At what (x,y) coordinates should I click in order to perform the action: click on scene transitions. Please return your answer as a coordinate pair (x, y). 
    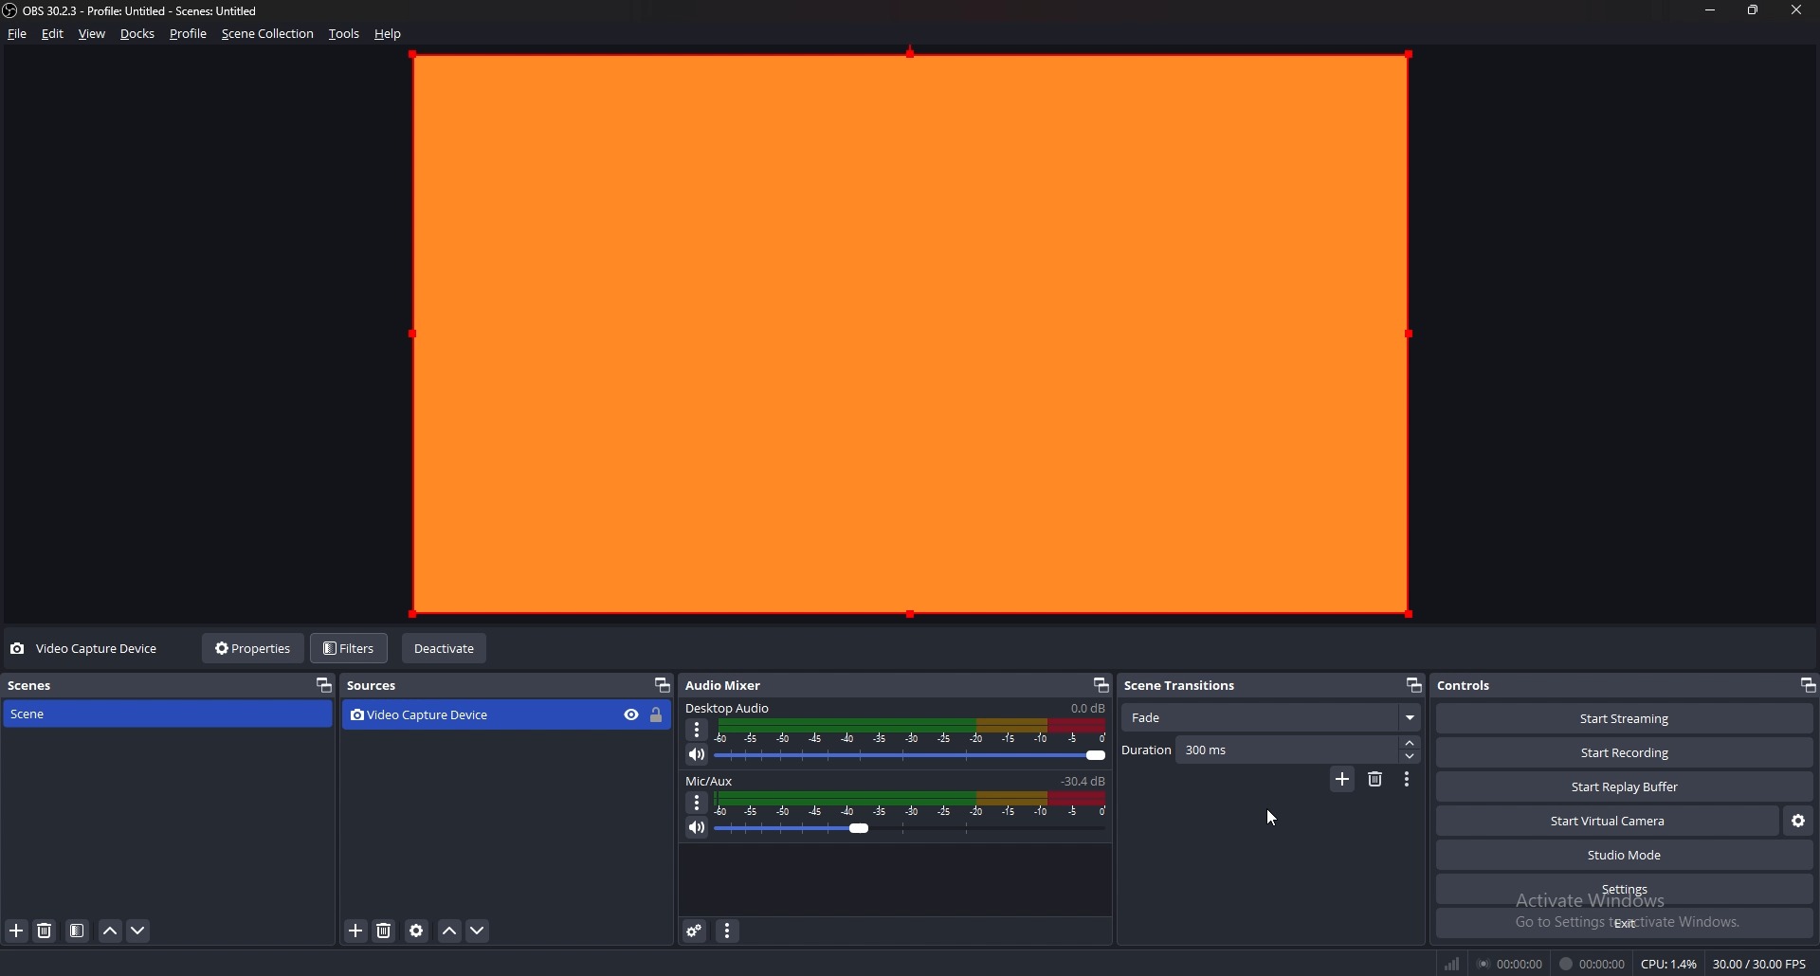
    Looking at the image, I should click on (1188, 684).